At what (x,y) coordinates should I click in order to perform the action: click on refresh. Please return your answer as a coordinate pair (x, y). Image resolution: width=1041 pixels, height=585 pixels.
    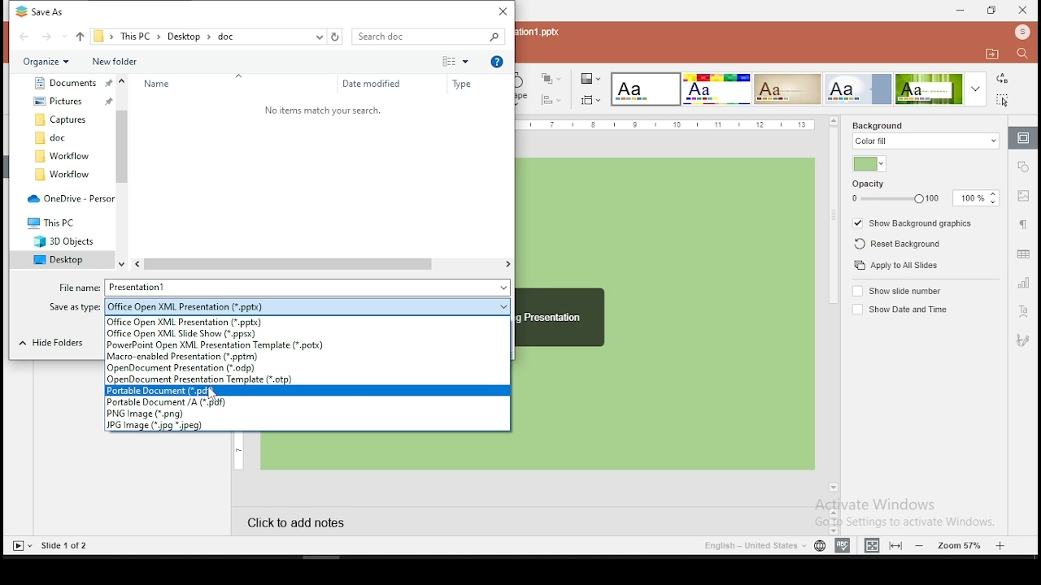
    Looking at the image, I should click on (337, 37).